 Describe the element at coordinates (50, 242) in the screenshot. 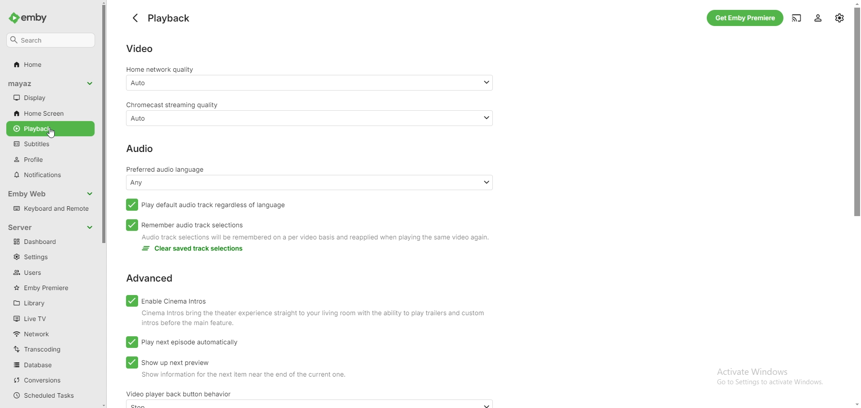

I see `dashboard` at that location.